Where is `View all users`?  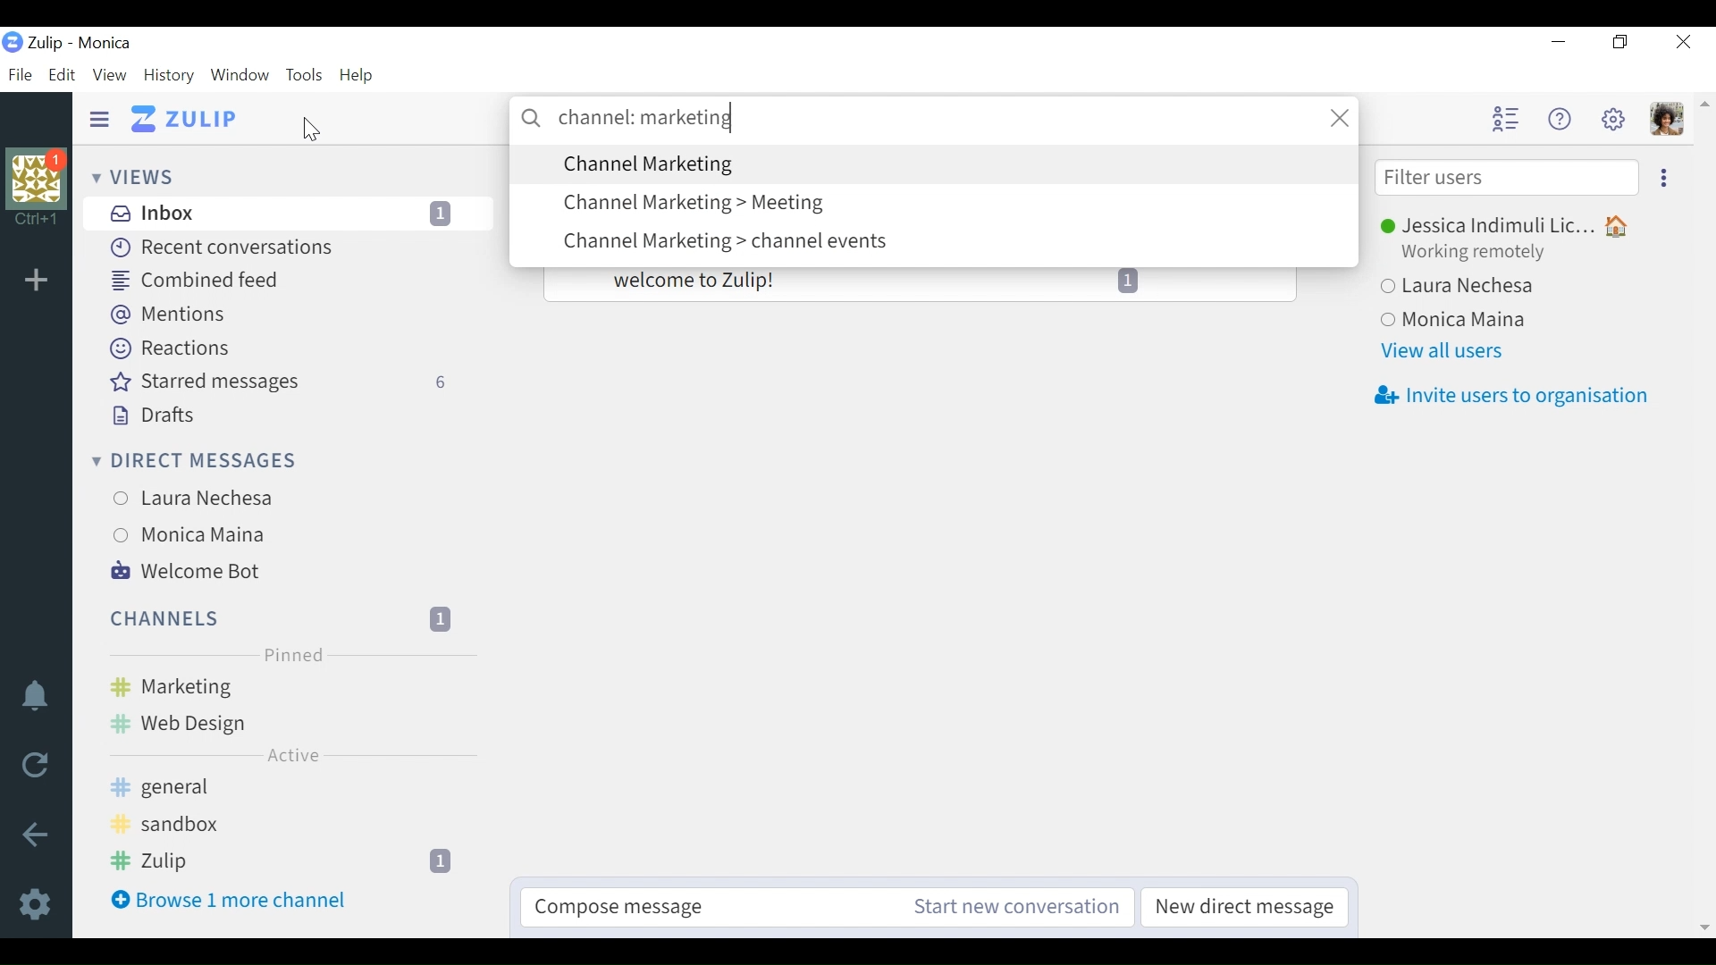 View all users is located at coordinates (1441, 354).